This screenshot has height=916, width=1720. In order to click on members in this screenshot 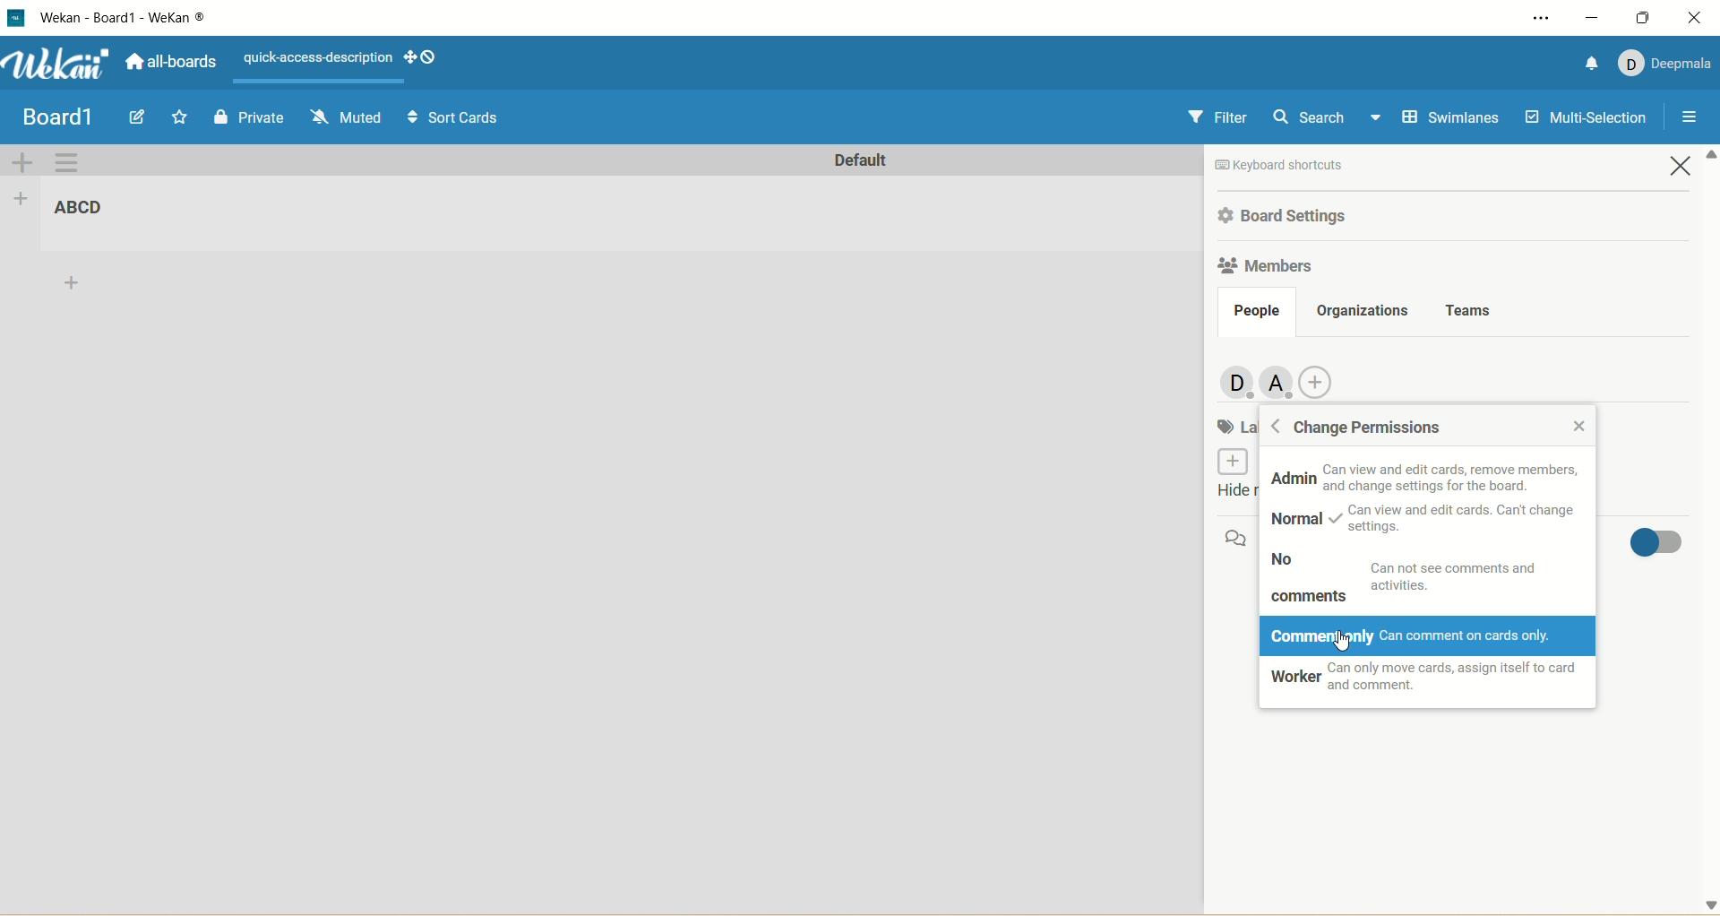, I will do `click(1234, 380)`.